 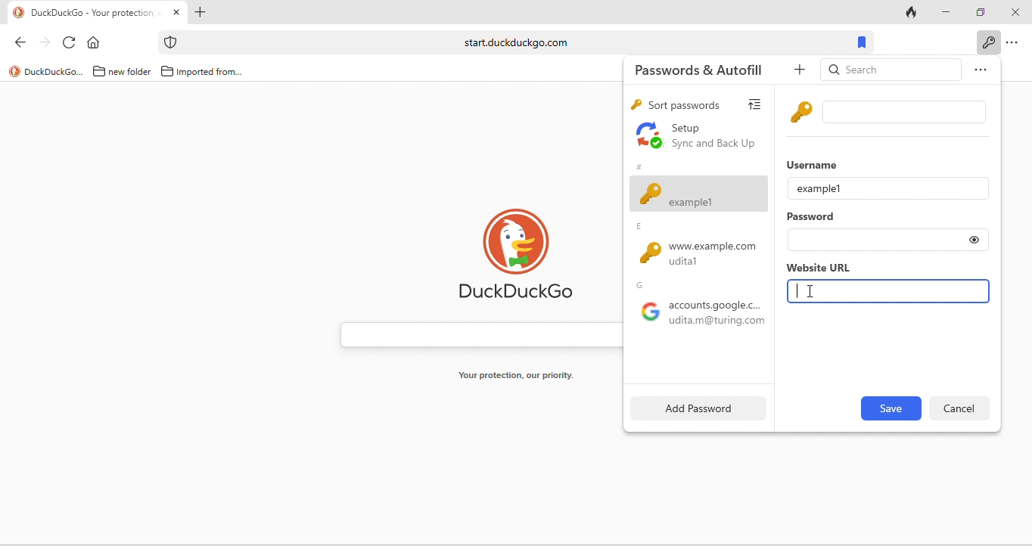 I want to click on add new tab, so click(x=202, y=12).